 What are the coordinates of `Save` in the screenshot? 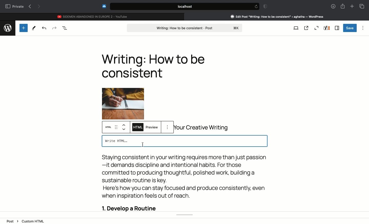 It's located at (350, 28).